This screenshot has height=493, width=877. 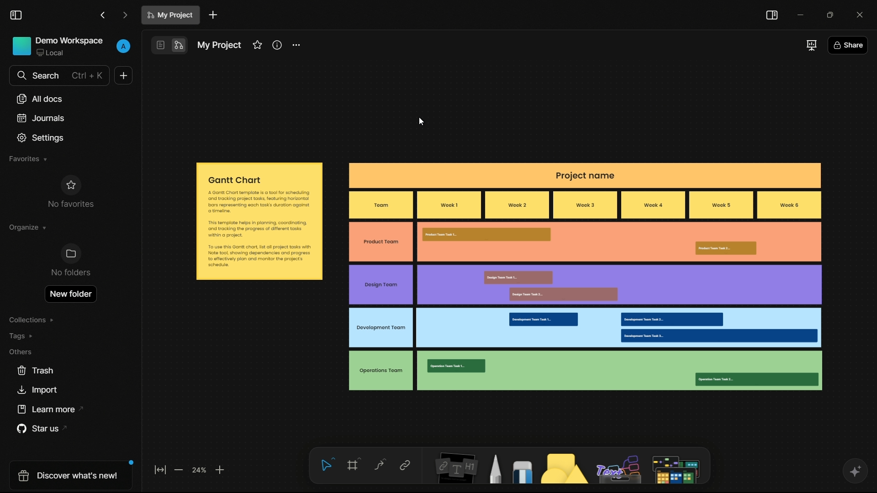 I want to click on tags, so click(x=23, y=336).